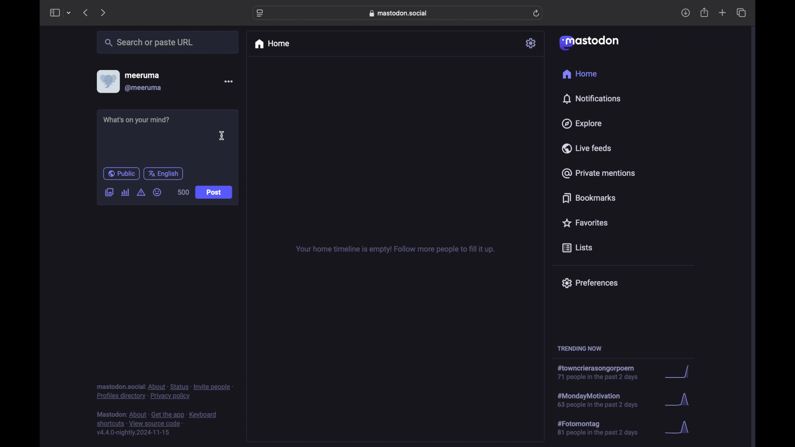 The height and width of the screenshot is (447, 795). I want to click on post, so click(214, 192).